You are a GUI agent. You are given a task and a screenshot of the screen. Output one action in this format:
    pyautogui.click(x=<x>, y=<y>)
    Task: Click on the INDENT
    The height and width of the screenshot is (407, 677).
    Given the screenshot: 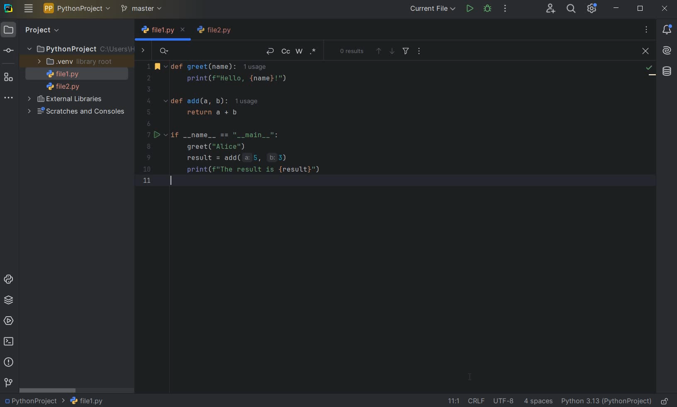 What is the action you would take?
    pyautogui.click(x=538, y=402)
    